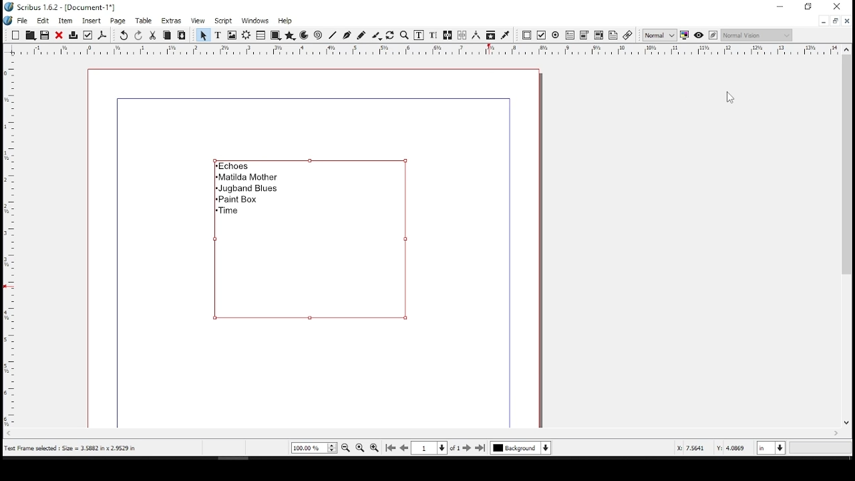 This screenshot has height=481, width=855. Describe the element at coordinates (30, 35) in the screenshot. I see `` at that location.